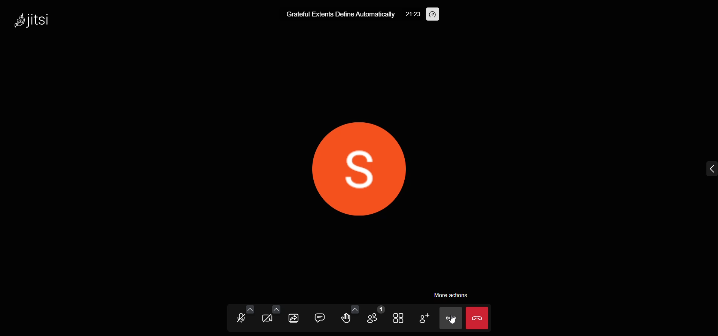 This screenshot has width=718, height=336. I want to click on raise hand, so click(345, 319).